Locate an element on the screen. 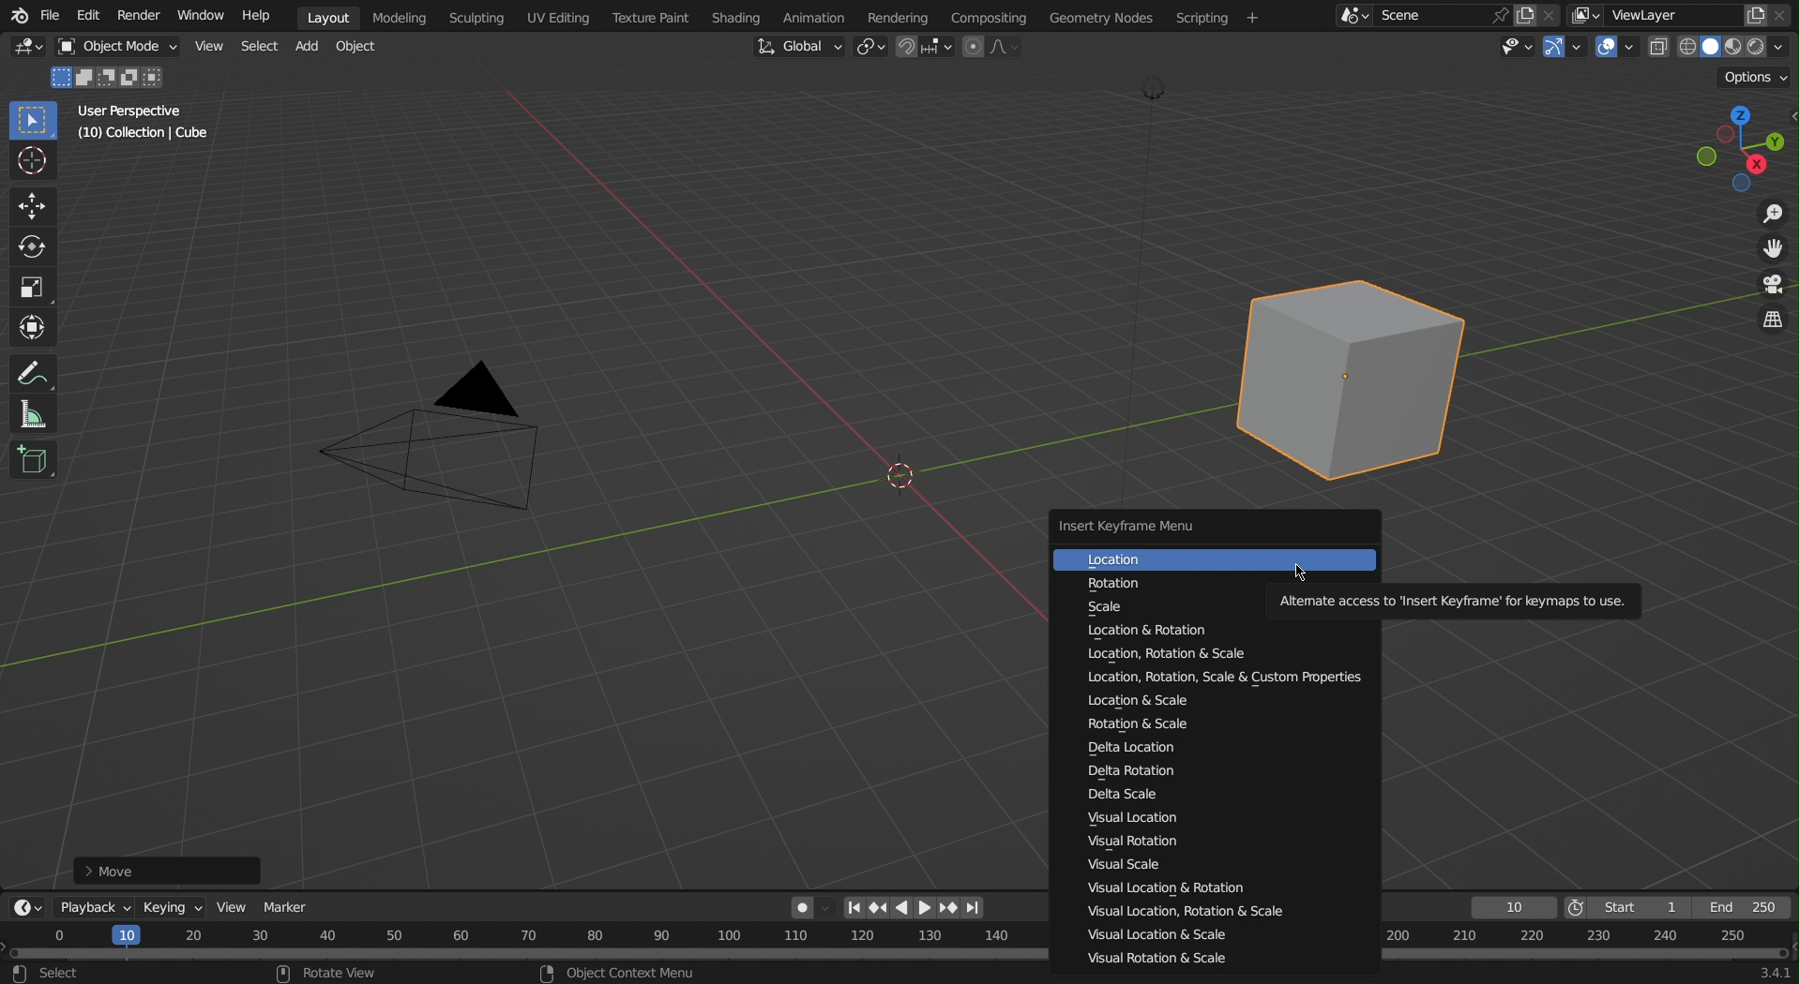 Image resolution: width=1799 pixels, height=984 pixels. Location & Scale is located at coordinates (1140, 703).